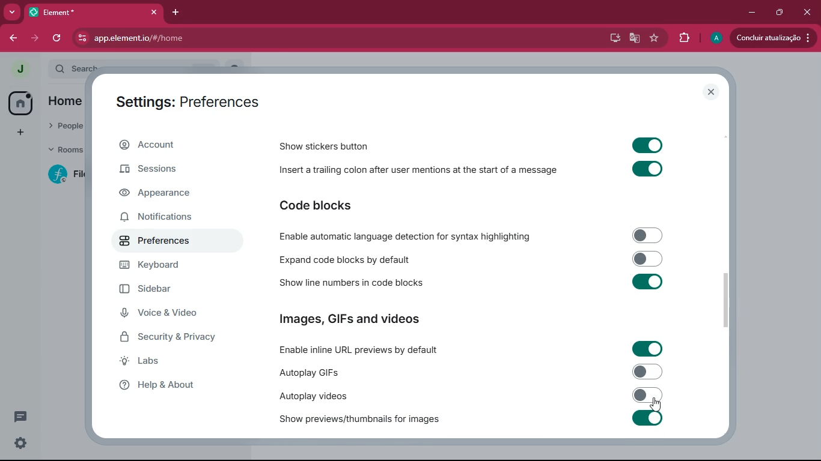 Image resolution: width=821 pixels, height=461 pixels. What do you see at coordinates (647, 349) in the screenshot?
I see `` at bounding box center [647, 349].